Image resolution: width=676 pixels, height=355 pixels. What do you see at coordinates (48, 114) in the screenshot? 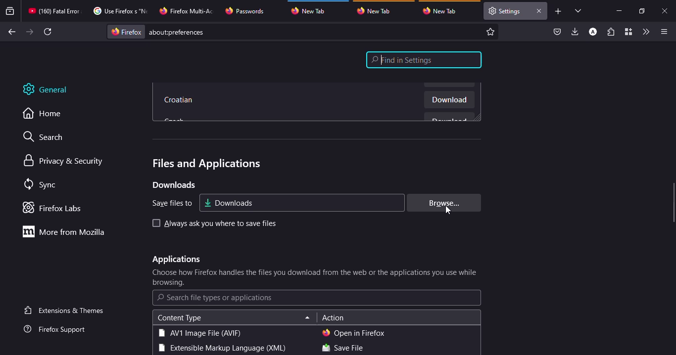
I see `home` at bounding box center [48, 114].